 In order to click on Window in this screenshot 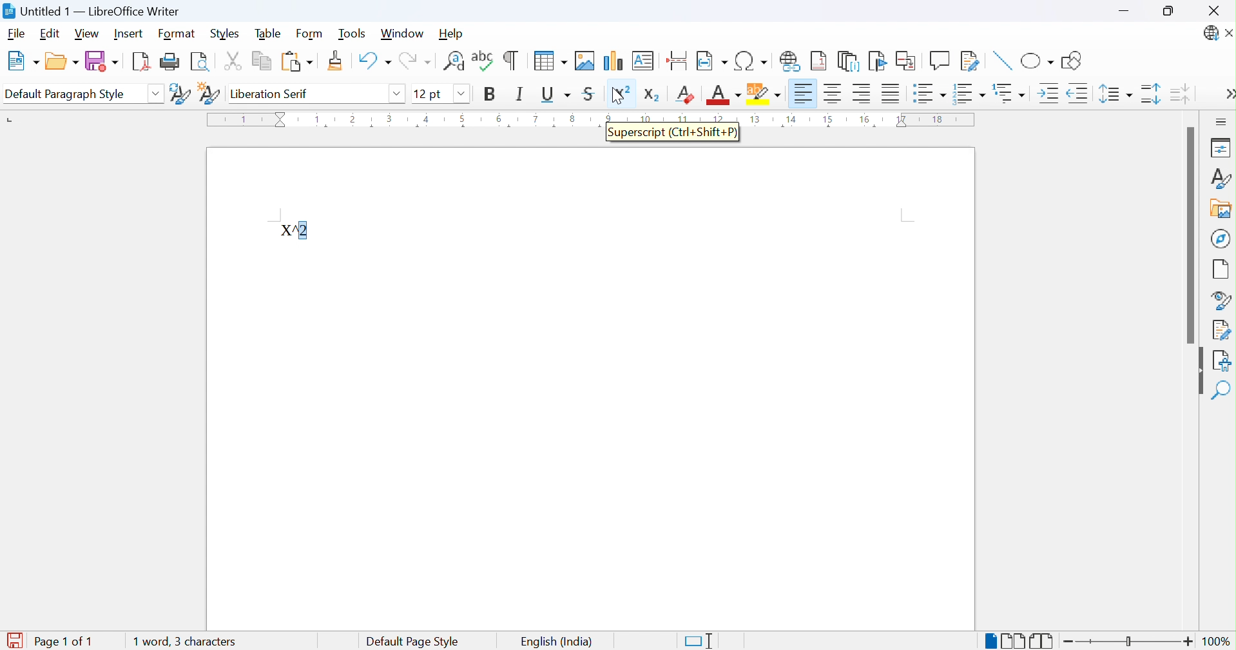, I will do `click(401, 34)`.